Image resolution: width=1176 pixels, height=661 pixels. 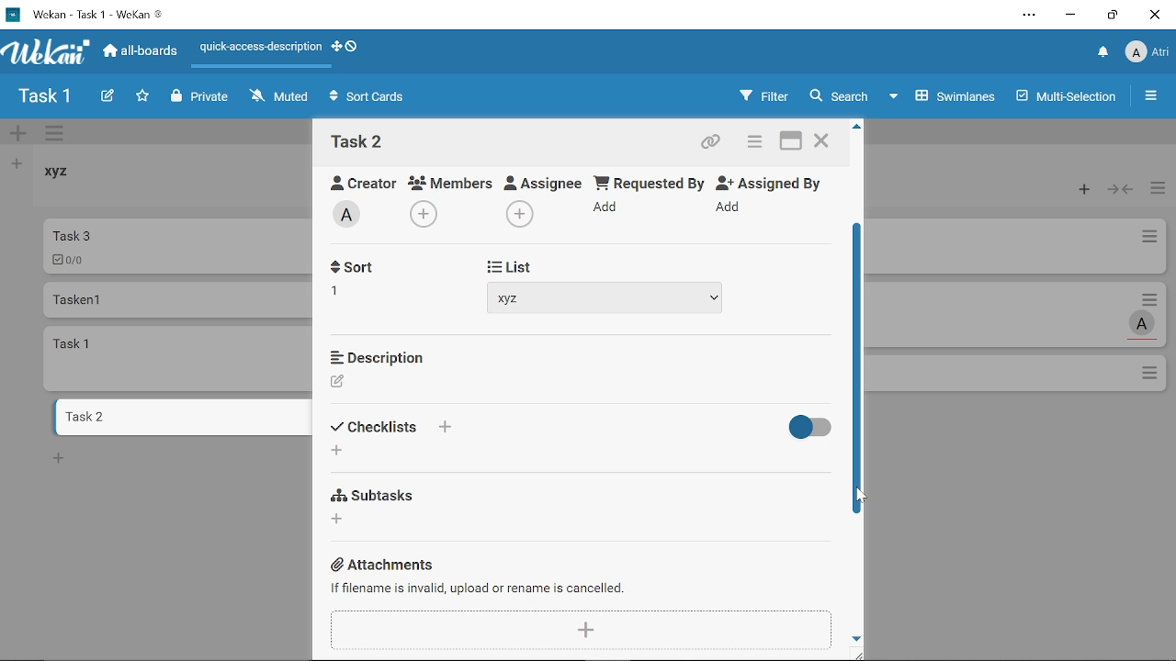 What do you see at coordinates (44, 96) in the screenshot?
I see `Board name` at bounding box center [44, 96].